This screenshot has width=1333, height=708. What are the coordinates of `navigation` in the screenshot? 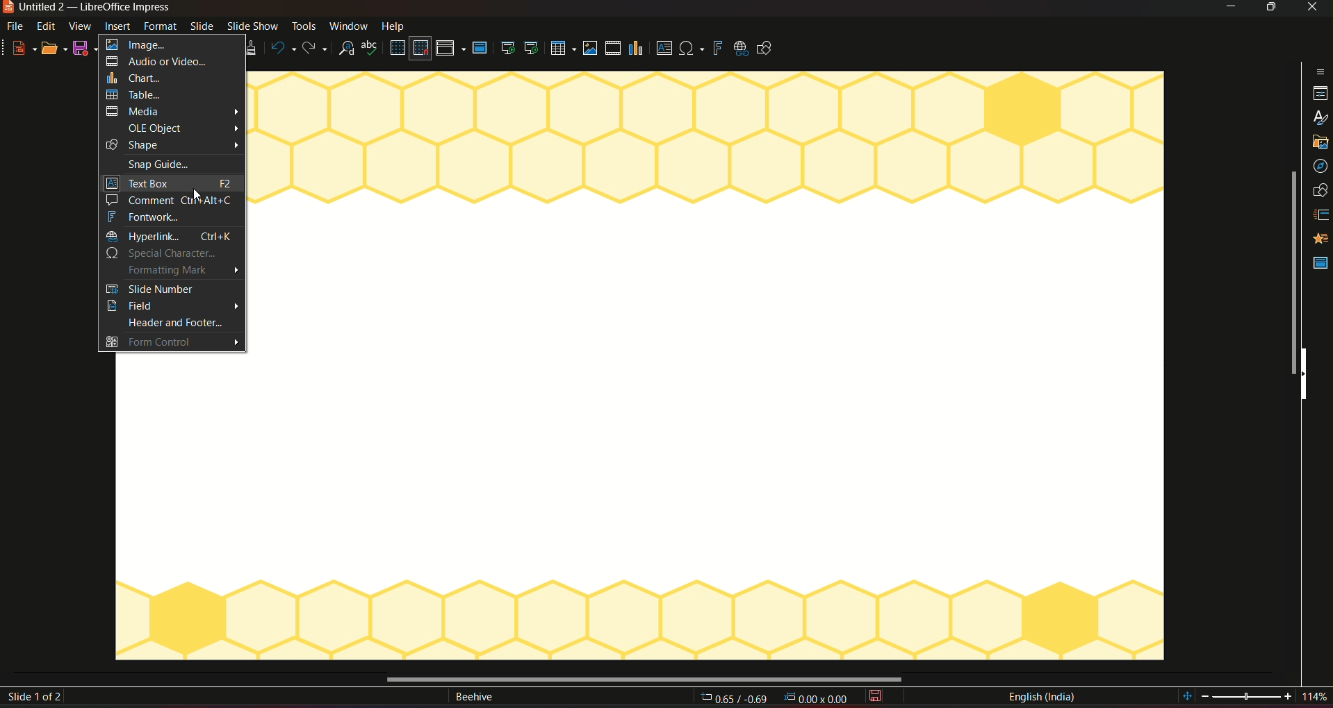 It's located at (1320, 167).